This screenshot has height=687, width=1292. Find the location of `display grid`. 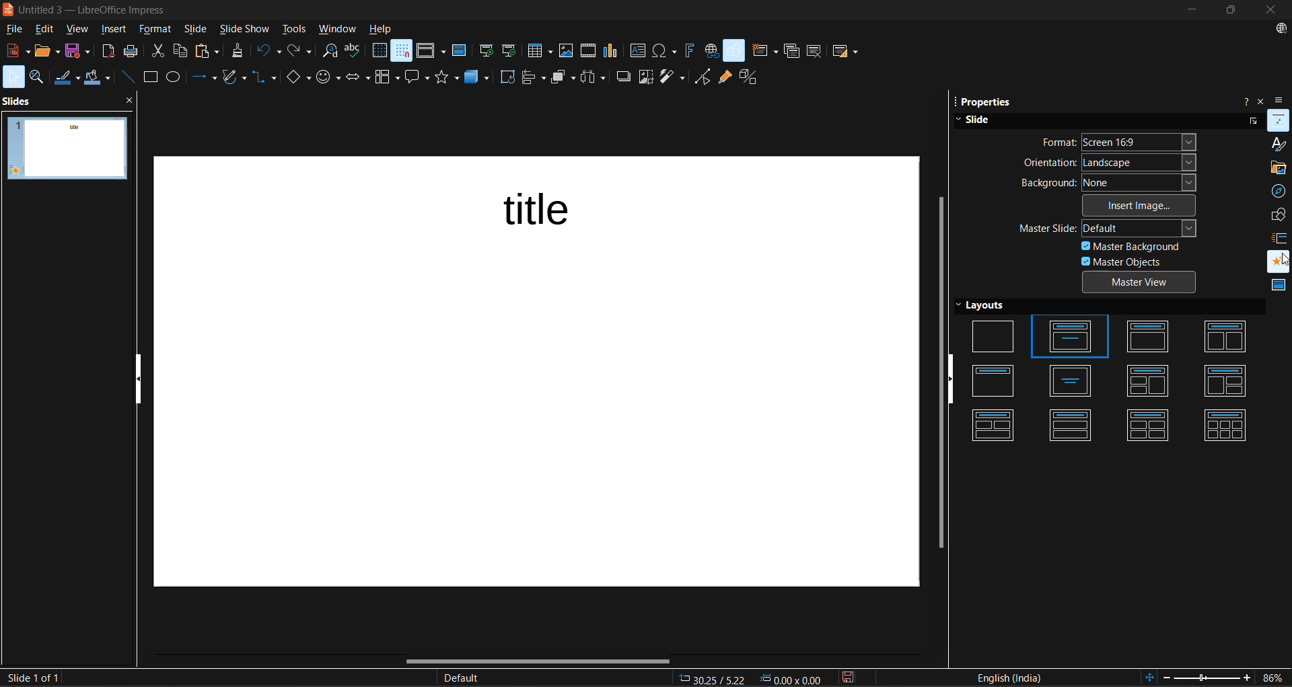

display grid is located at coordinates (380, 50).